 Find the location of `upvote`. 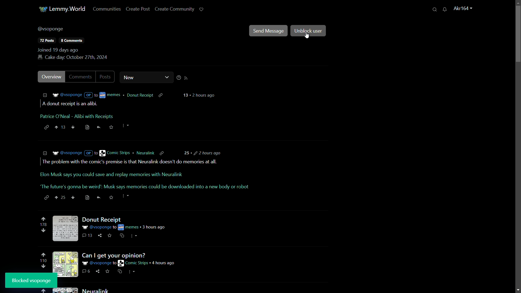

upvote is located at coordinates (43, 219).